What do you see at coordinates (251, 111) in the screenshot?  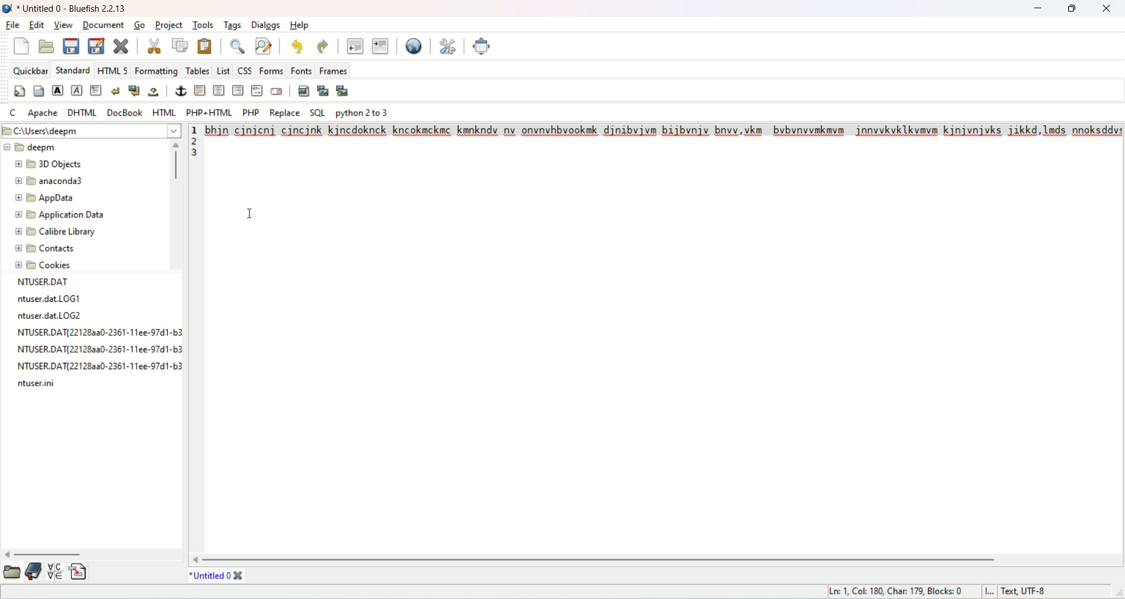 I see `PHP` at bounding box center [251, 111].